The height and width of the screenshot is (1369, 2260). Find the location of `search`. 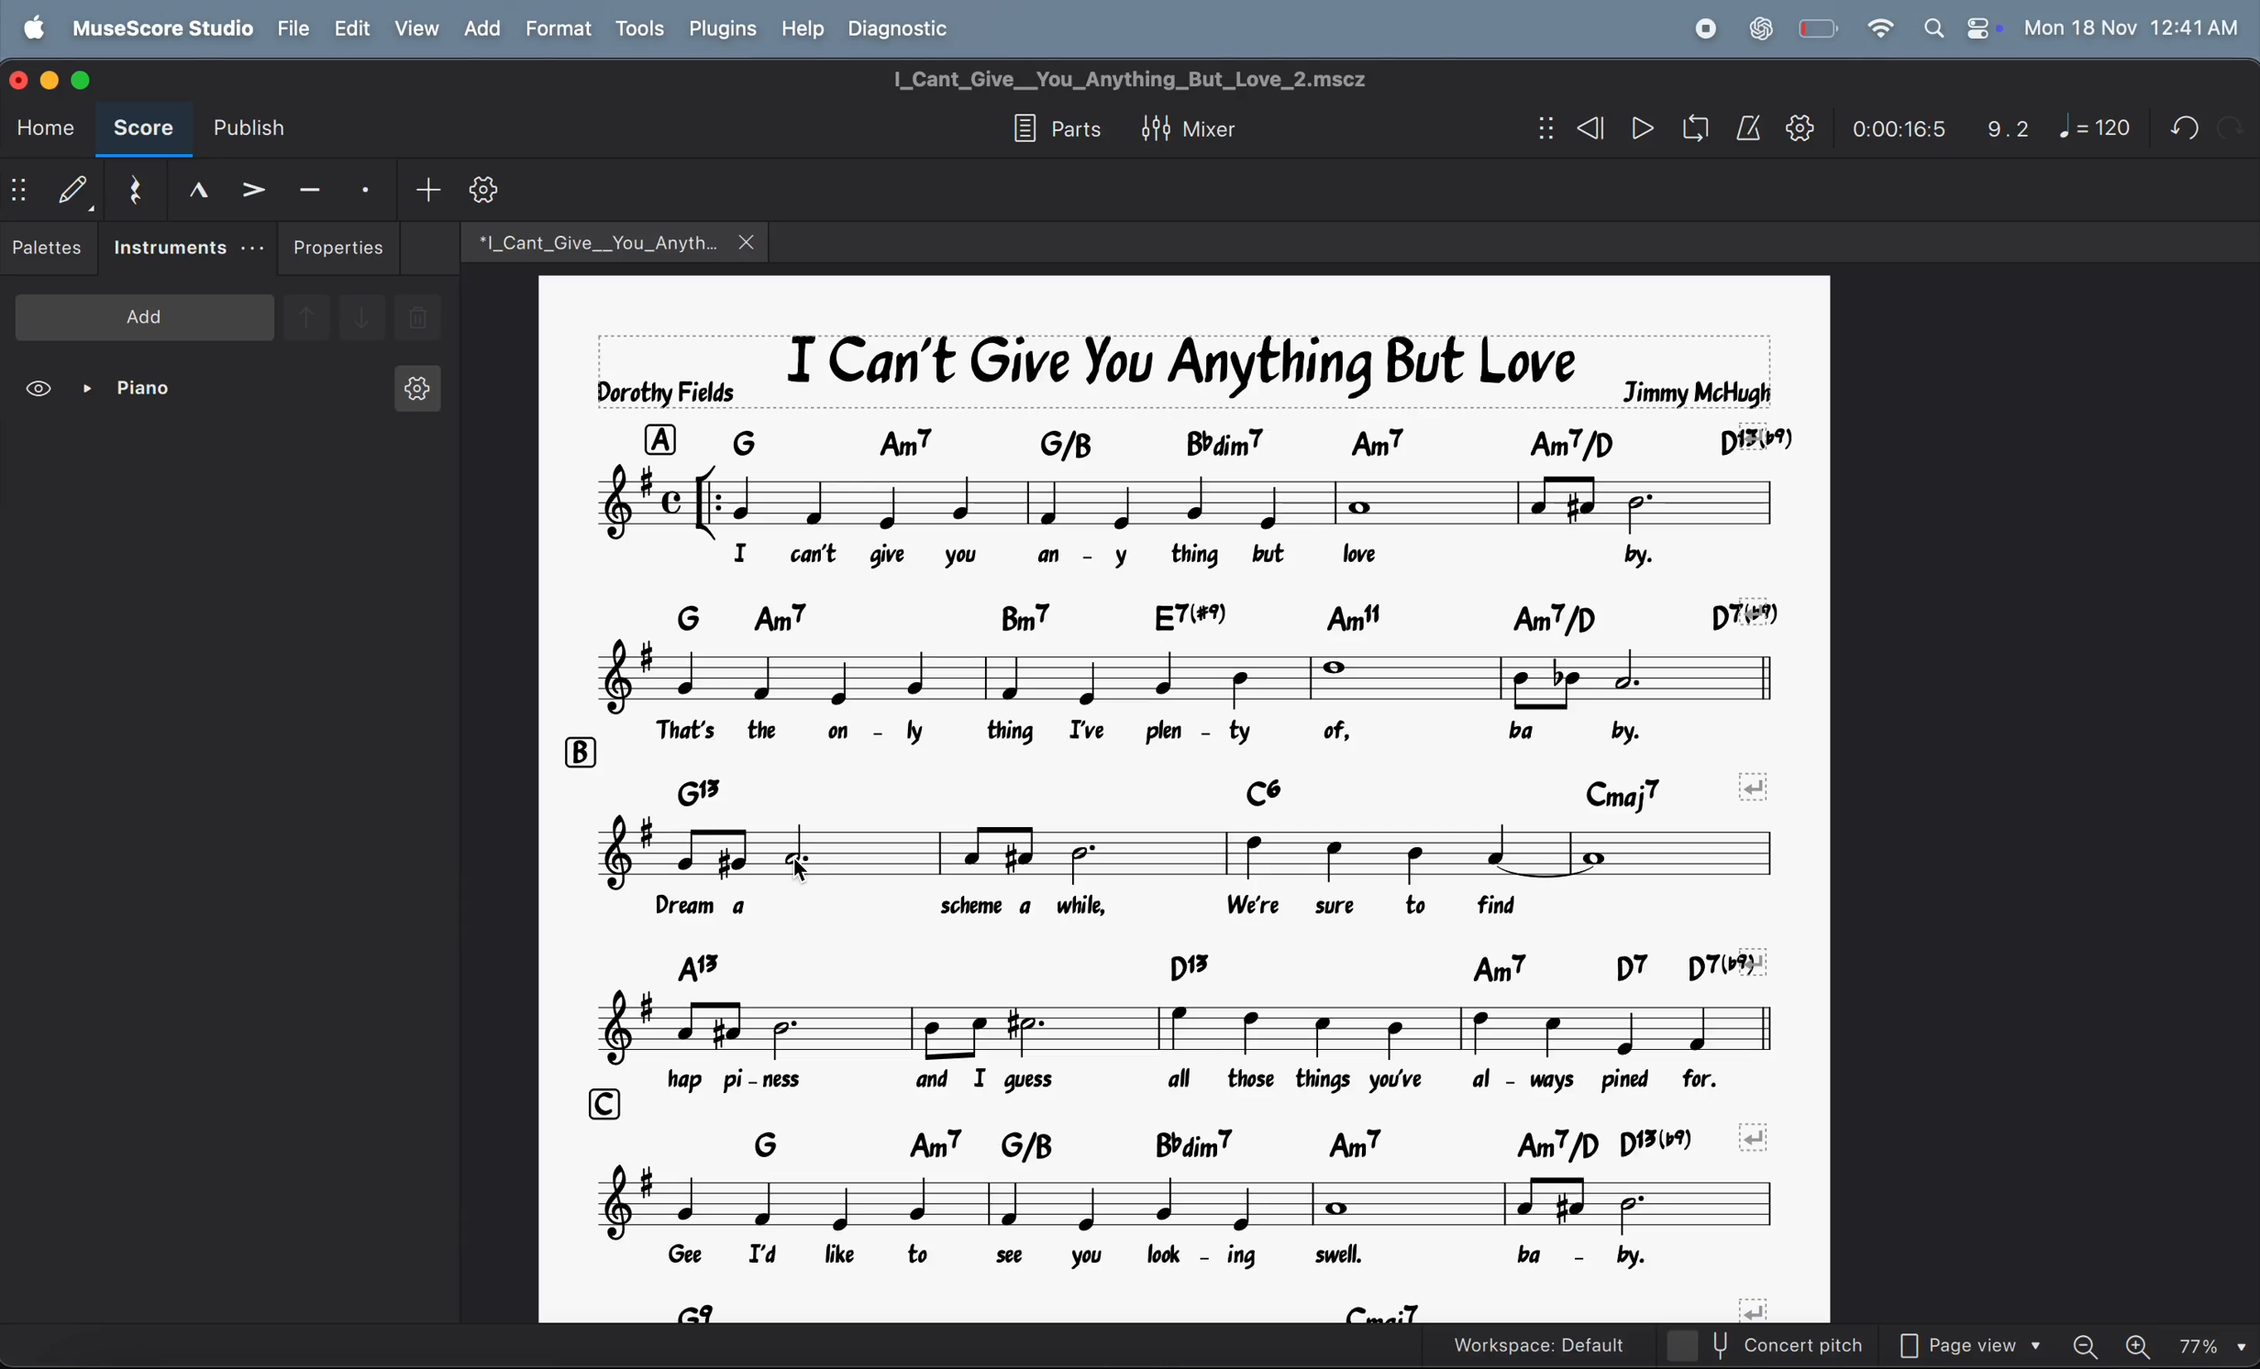

search is located at coordinates (1927, 28).